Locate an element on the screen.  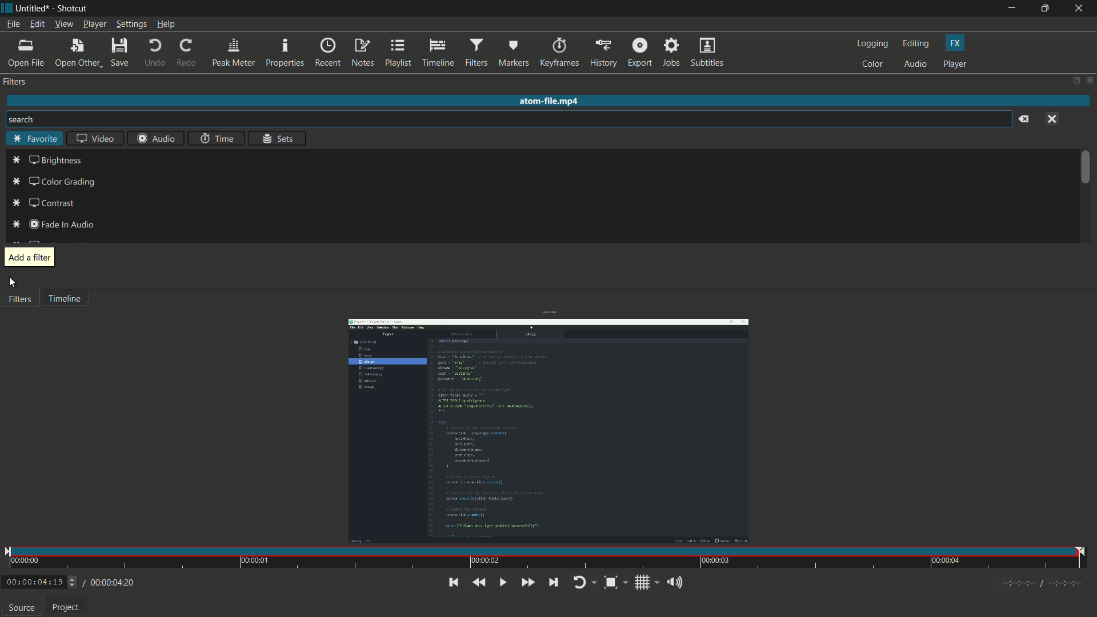
undo is located at coordinates (153, 53).